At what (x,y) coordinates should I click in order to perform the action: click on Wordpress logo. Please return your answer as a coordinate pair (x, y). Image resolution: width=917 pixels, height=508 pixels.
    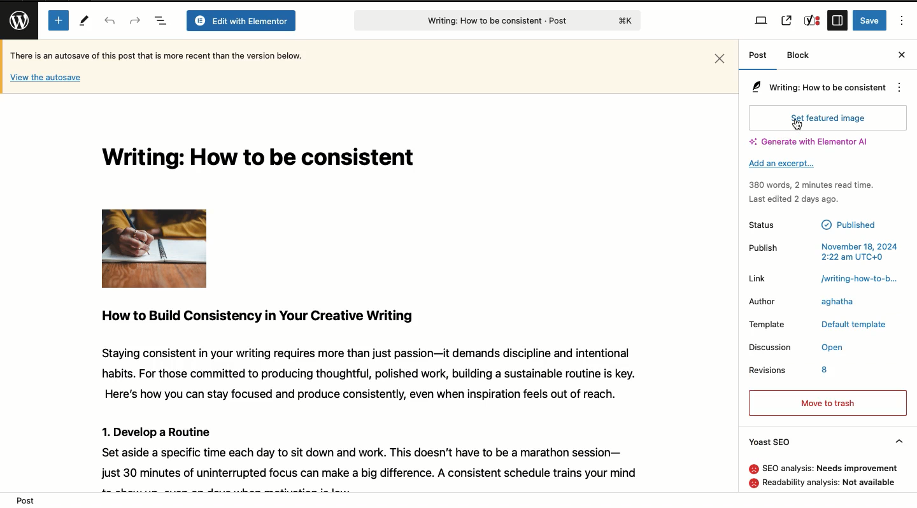
    Looking at the image, I should click on (16, 20).